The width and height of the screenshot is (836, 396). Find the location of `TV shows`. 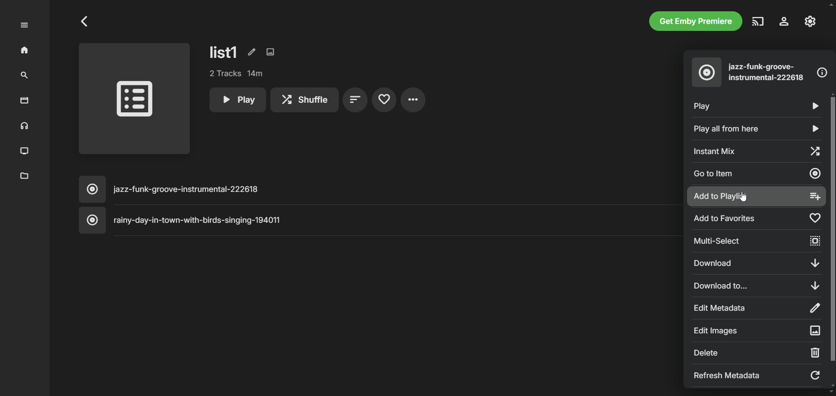

TV shows is located at coordinates (25, 151).